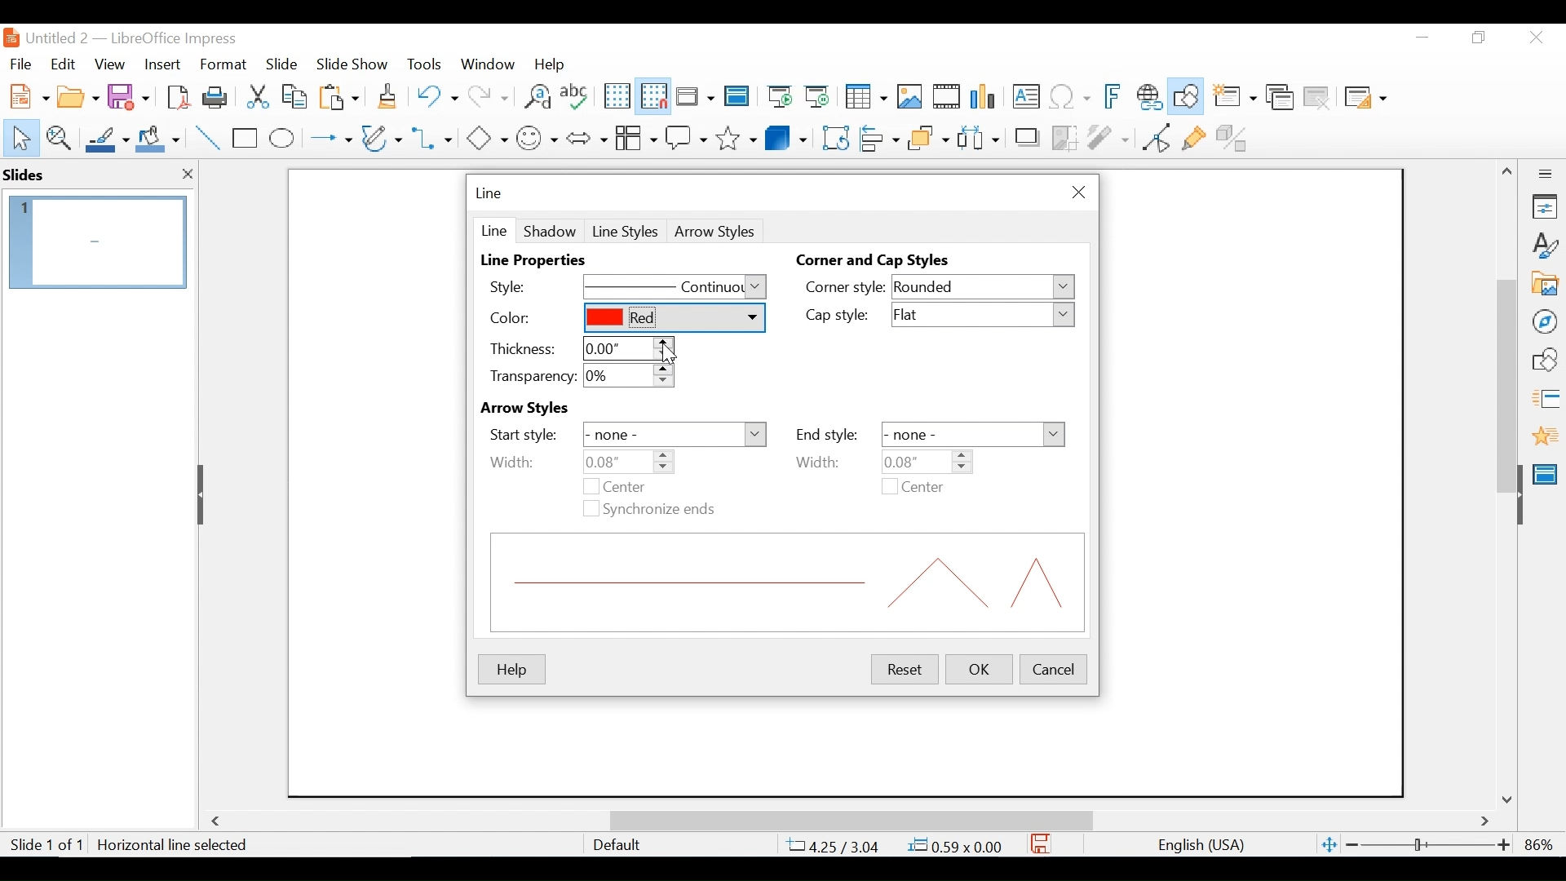 The height and width of the screenshot is (881, 1566). Describe the element at coordinates (980, 669) in the screenshot. I see `OK` at that location.